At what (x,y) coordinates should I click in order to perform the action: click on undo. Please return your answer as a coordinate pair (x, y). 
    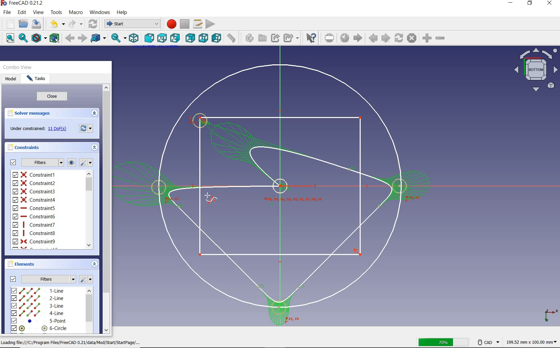
    Looking at the image, I should click on (55, 23).